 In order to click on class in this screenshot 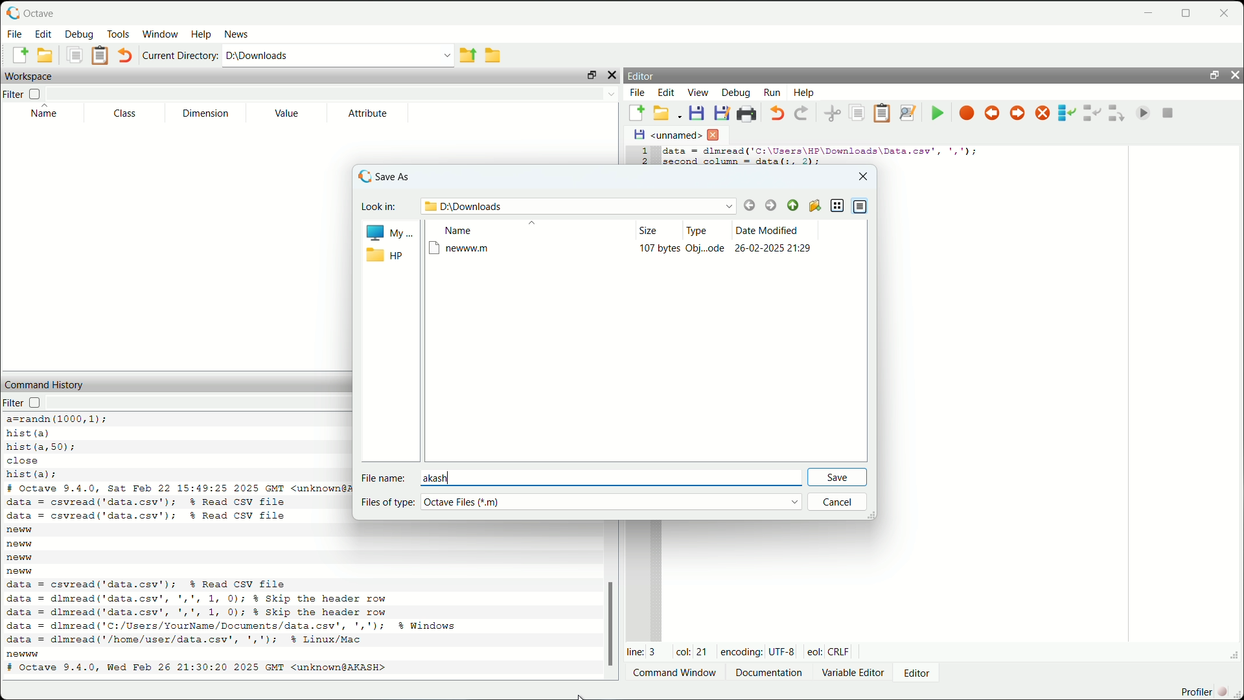, I will do `click(124, 115)`.